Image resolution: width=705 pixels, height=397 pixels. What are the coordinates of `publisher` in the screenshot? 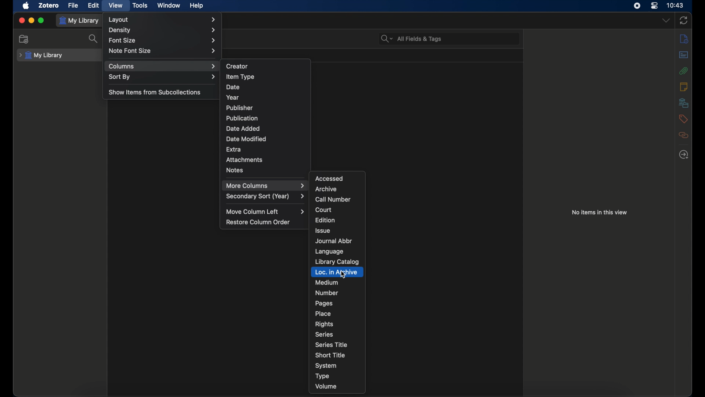 It's located at (240, 108).